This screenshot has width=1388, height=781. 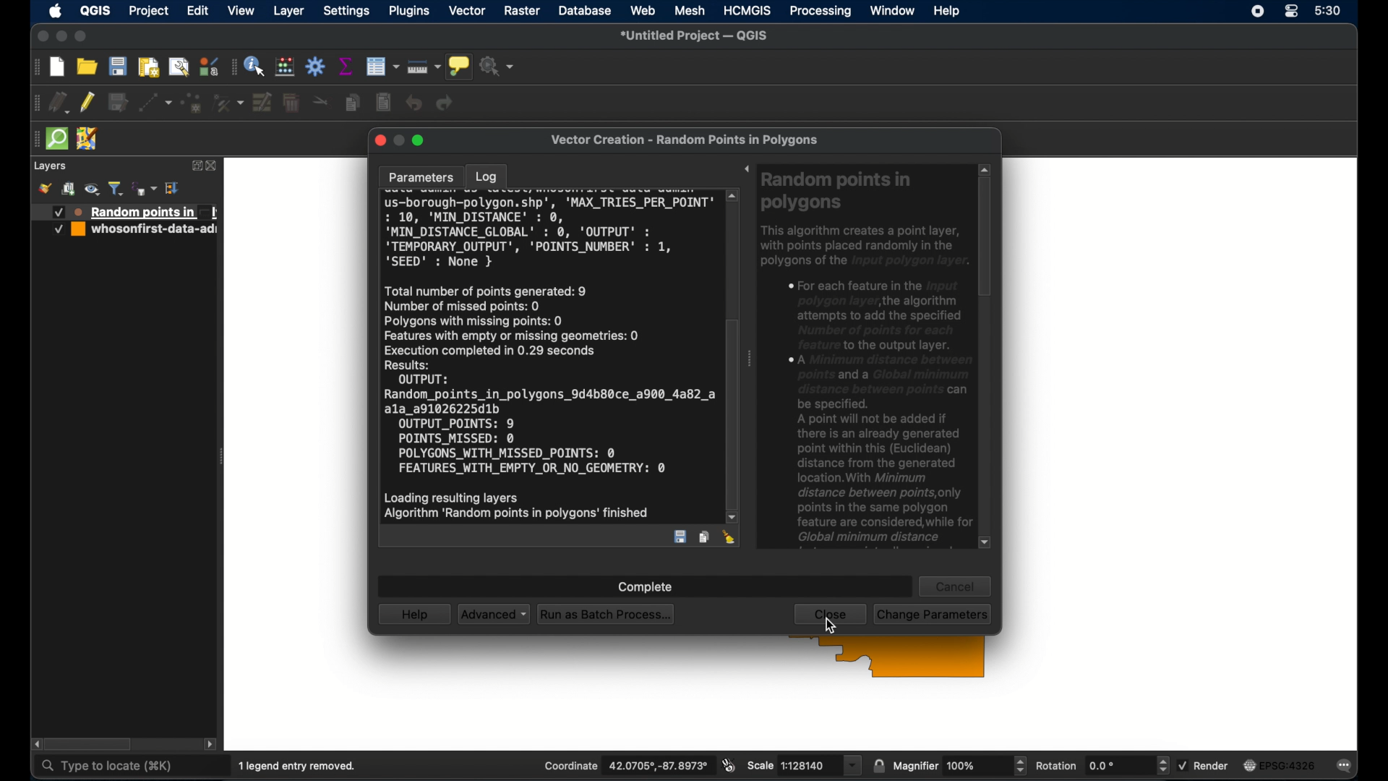 I want to click on scroll box, so click(x=985, y=238).